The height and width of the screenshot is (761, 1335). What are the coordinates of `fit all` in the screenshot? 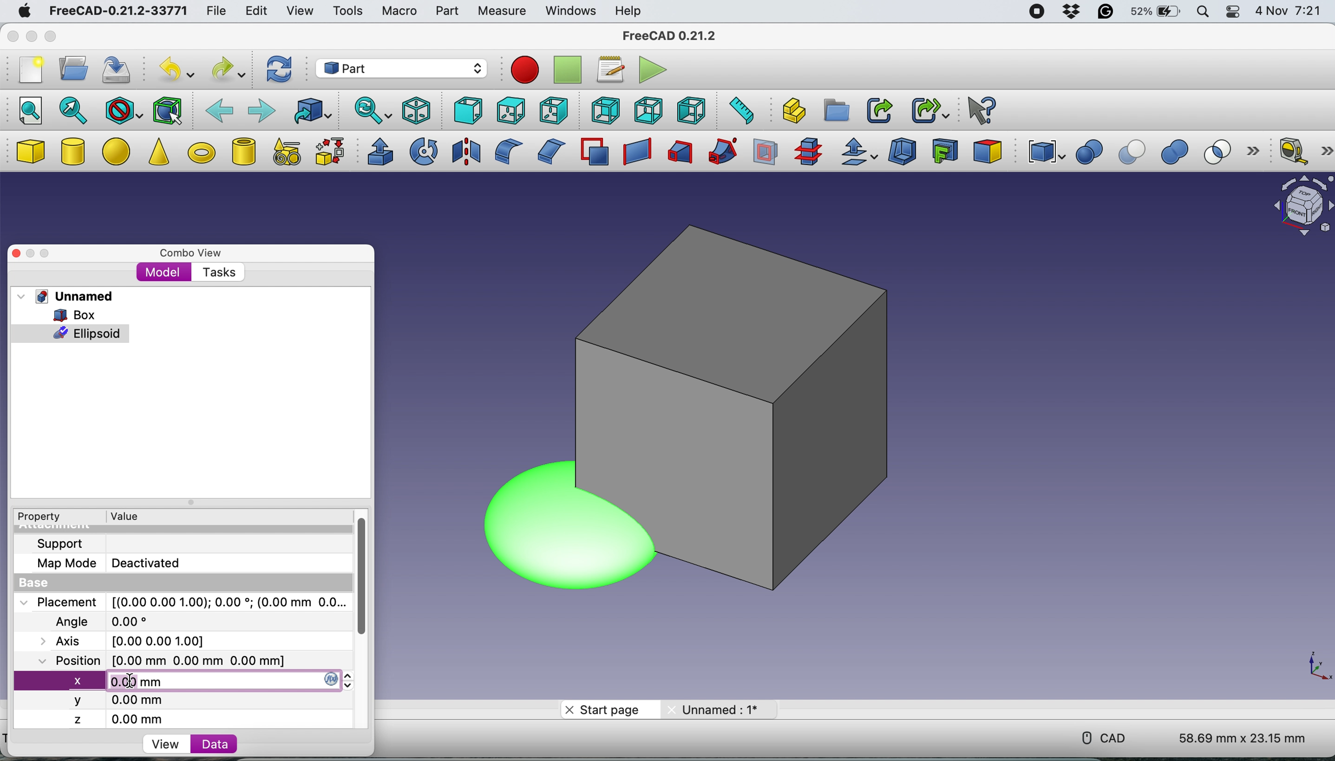 It's located at (26, 109).